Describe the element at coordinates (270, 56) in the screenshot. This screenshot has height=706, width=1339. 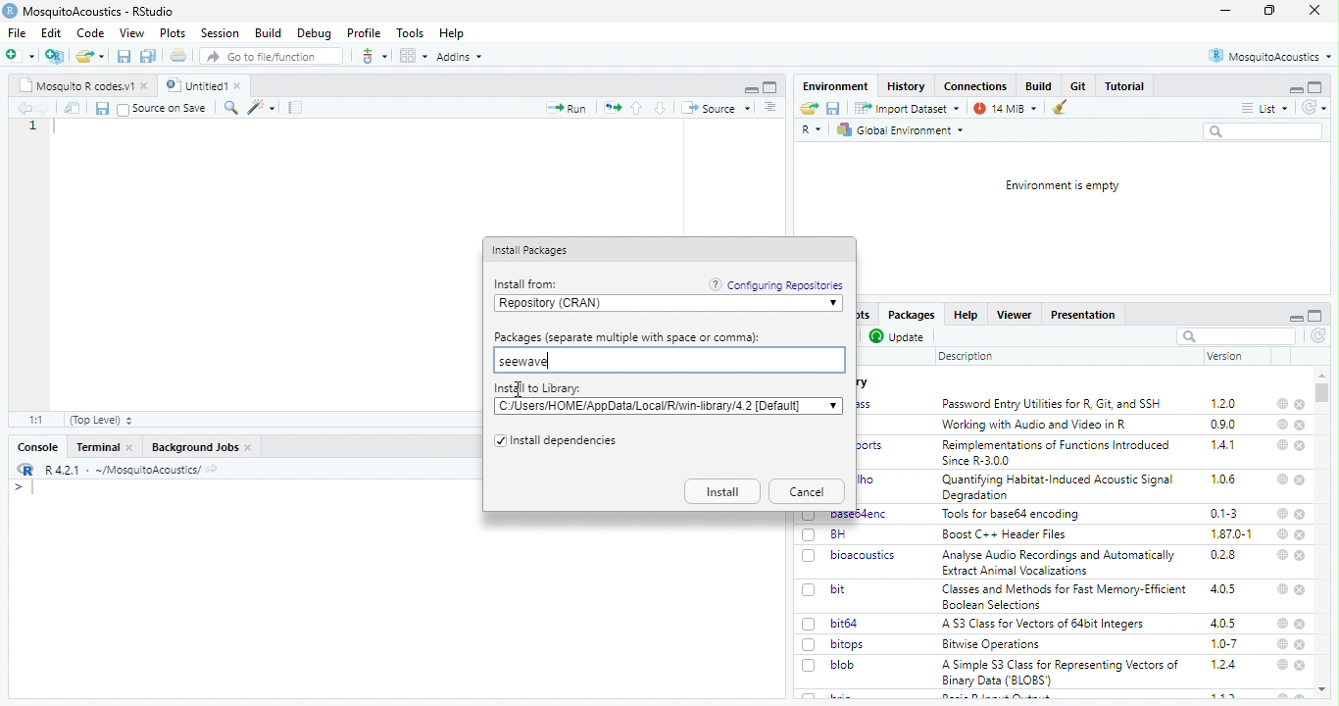
I see `Go to file/function` at that location.